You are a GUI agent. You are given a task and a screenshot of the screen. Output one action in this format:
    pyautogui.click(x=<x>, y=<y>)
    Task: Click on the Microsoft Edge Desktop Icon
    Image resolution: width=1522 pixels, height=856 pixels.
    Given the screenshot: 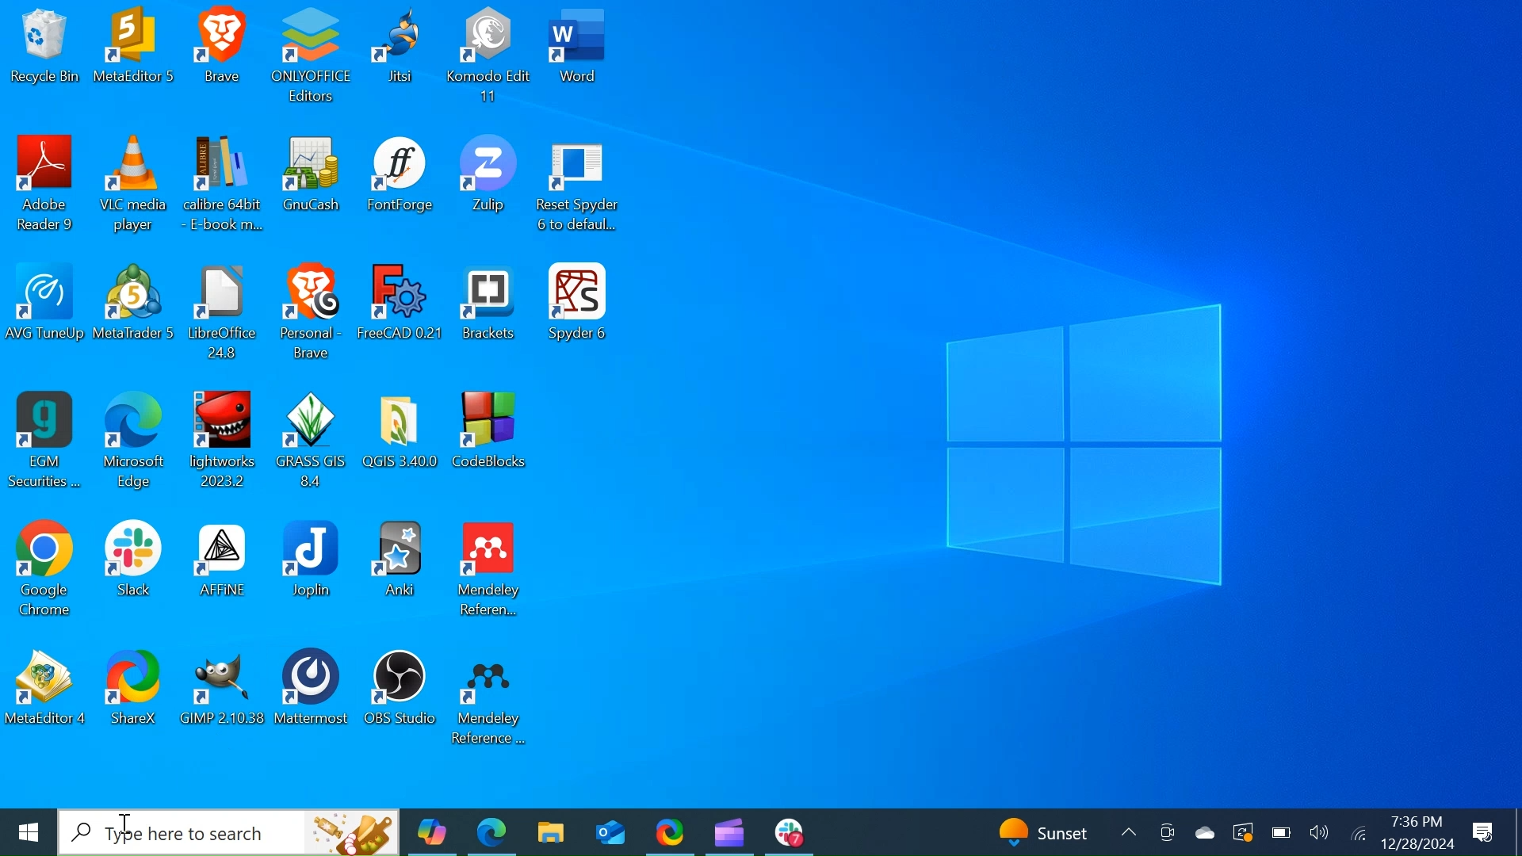 What is the action you would take?
    pyautogui.click(x=135, y=442)
    